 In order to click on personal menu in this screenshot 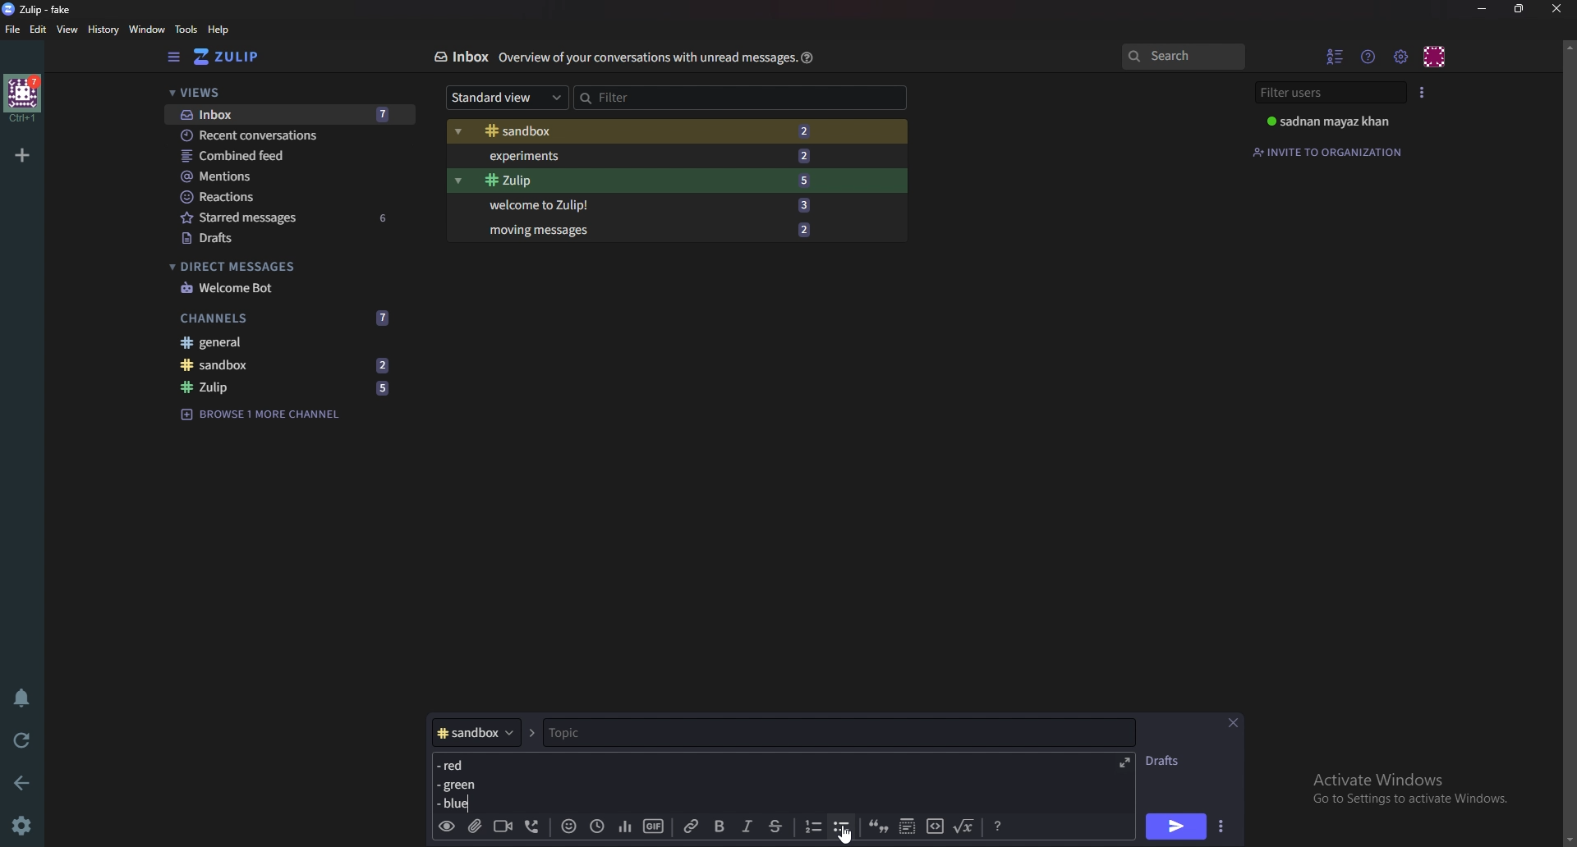, I will do `click(1436, 57)`.